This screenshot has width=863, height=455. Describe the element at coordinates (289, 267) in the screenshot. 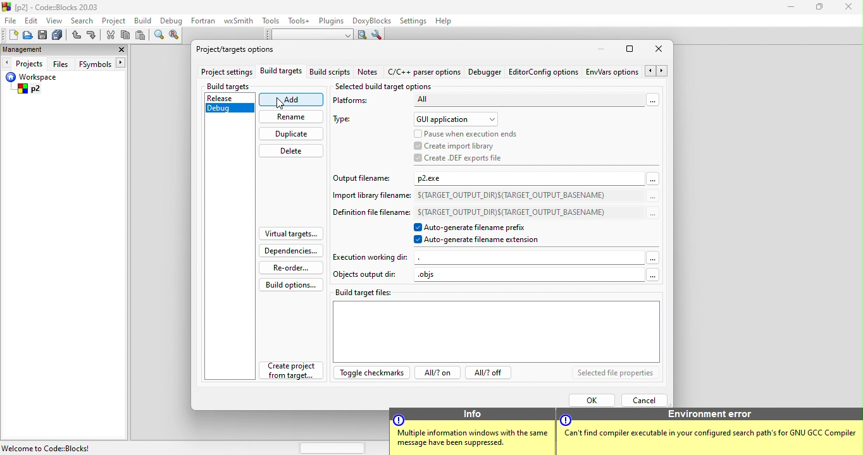

I see `re order` at that location.